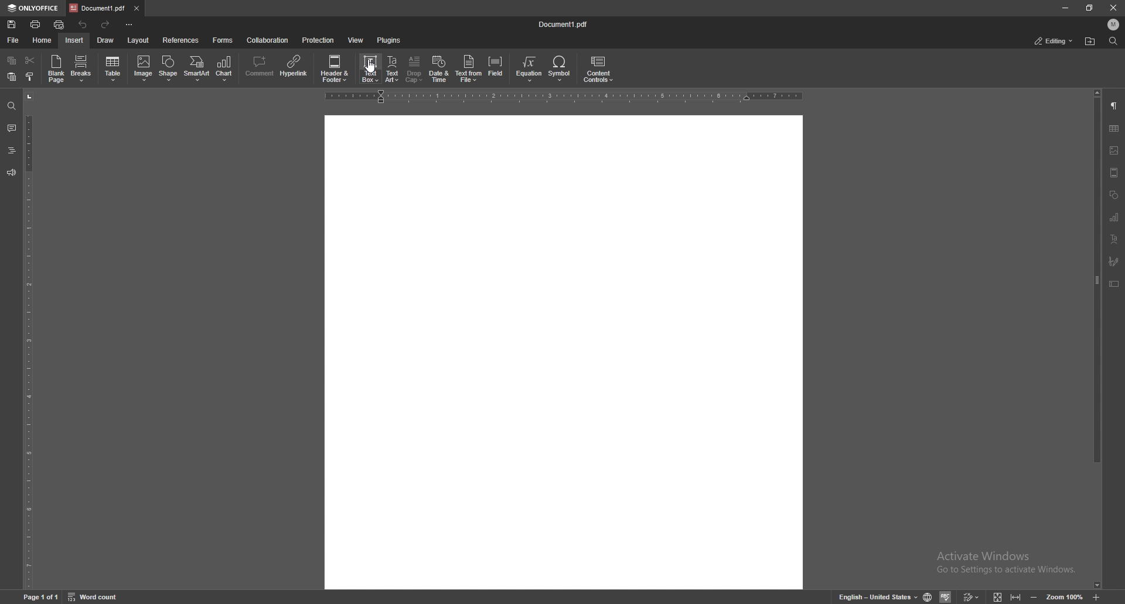 The width and height of the screenshot is (1125, 604). Describe the element at coordinates (30, 77) in the screenshot. I see `copy style` at that location.